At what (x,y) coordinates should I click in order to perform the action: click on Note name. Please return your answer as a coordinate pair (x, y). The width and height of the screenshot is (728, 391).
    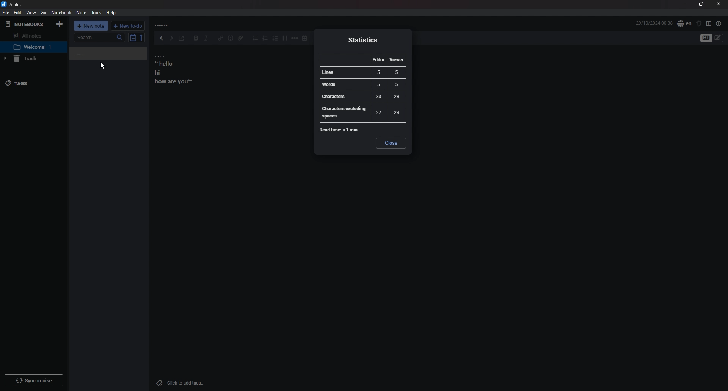
    Looking at the image, I should click on (100, 54).